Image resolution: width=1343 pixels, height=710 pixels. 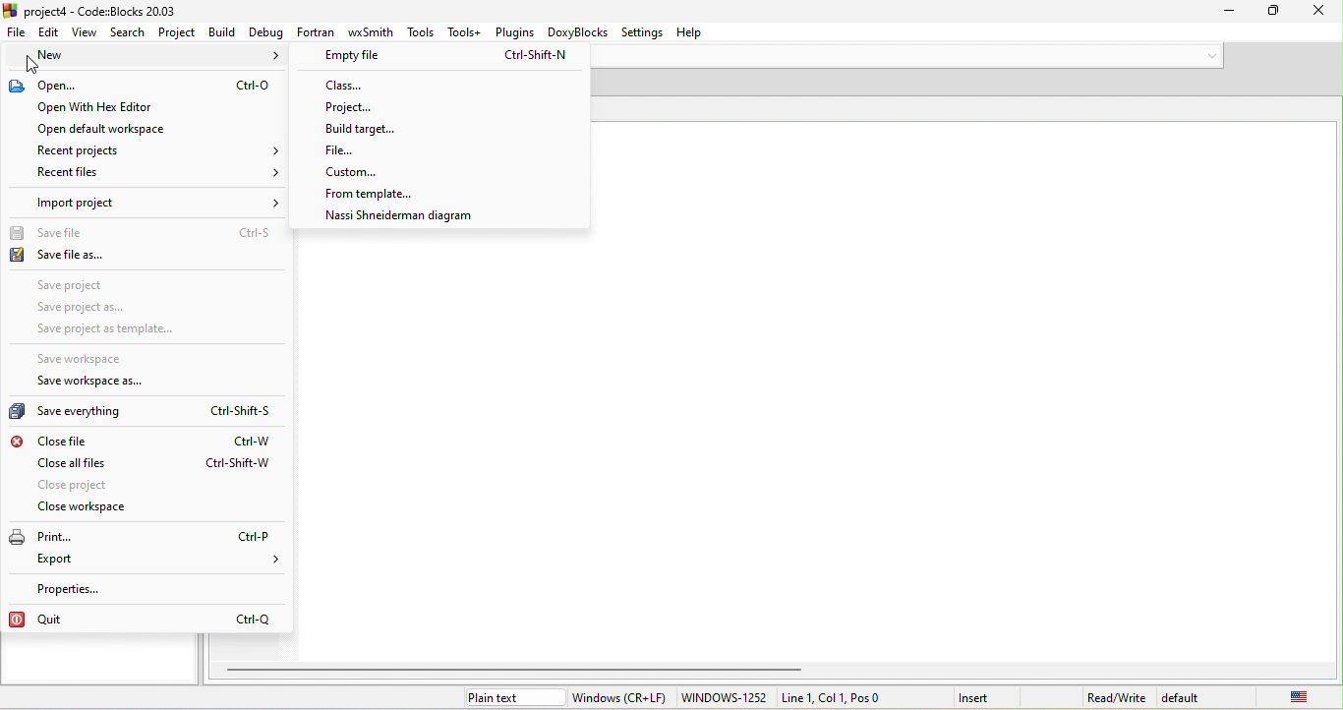 I want to click on edit, so click(x=50, y=33).